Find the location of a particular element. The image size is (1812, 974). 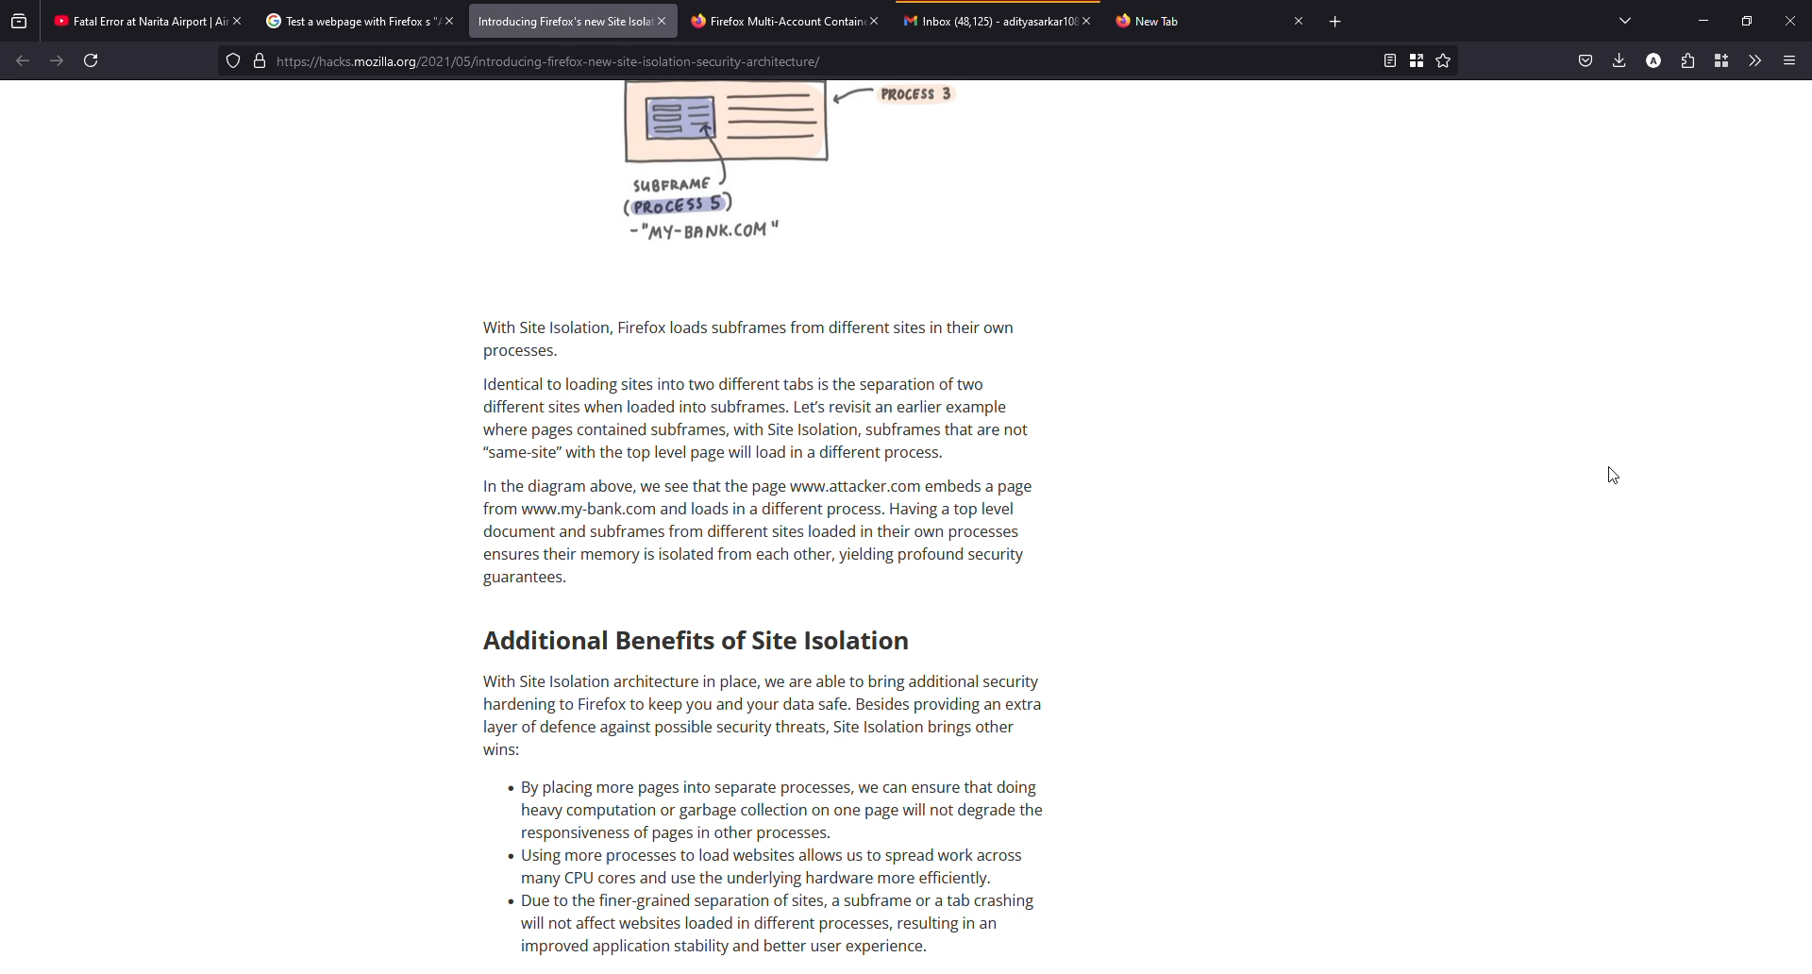

close is located at coordinates (877, 20).